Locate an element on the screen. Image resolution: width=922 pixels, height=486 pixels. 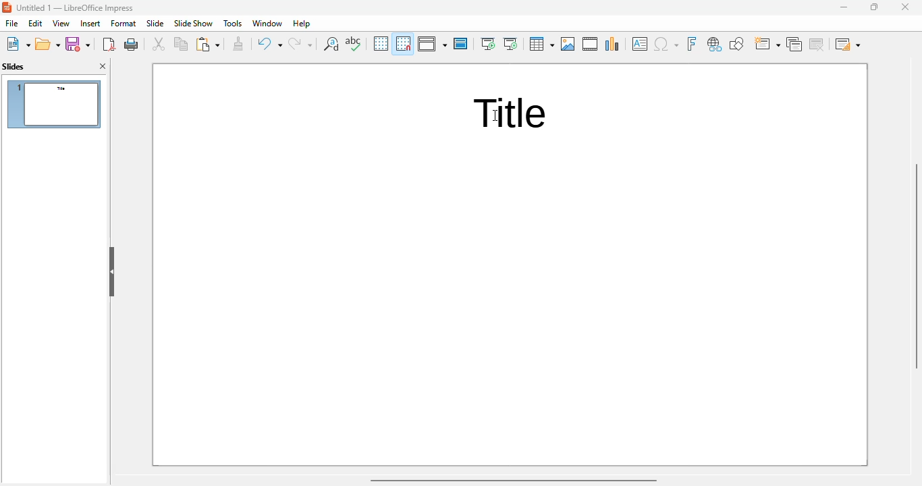
open is located at coordinates (48, 44).